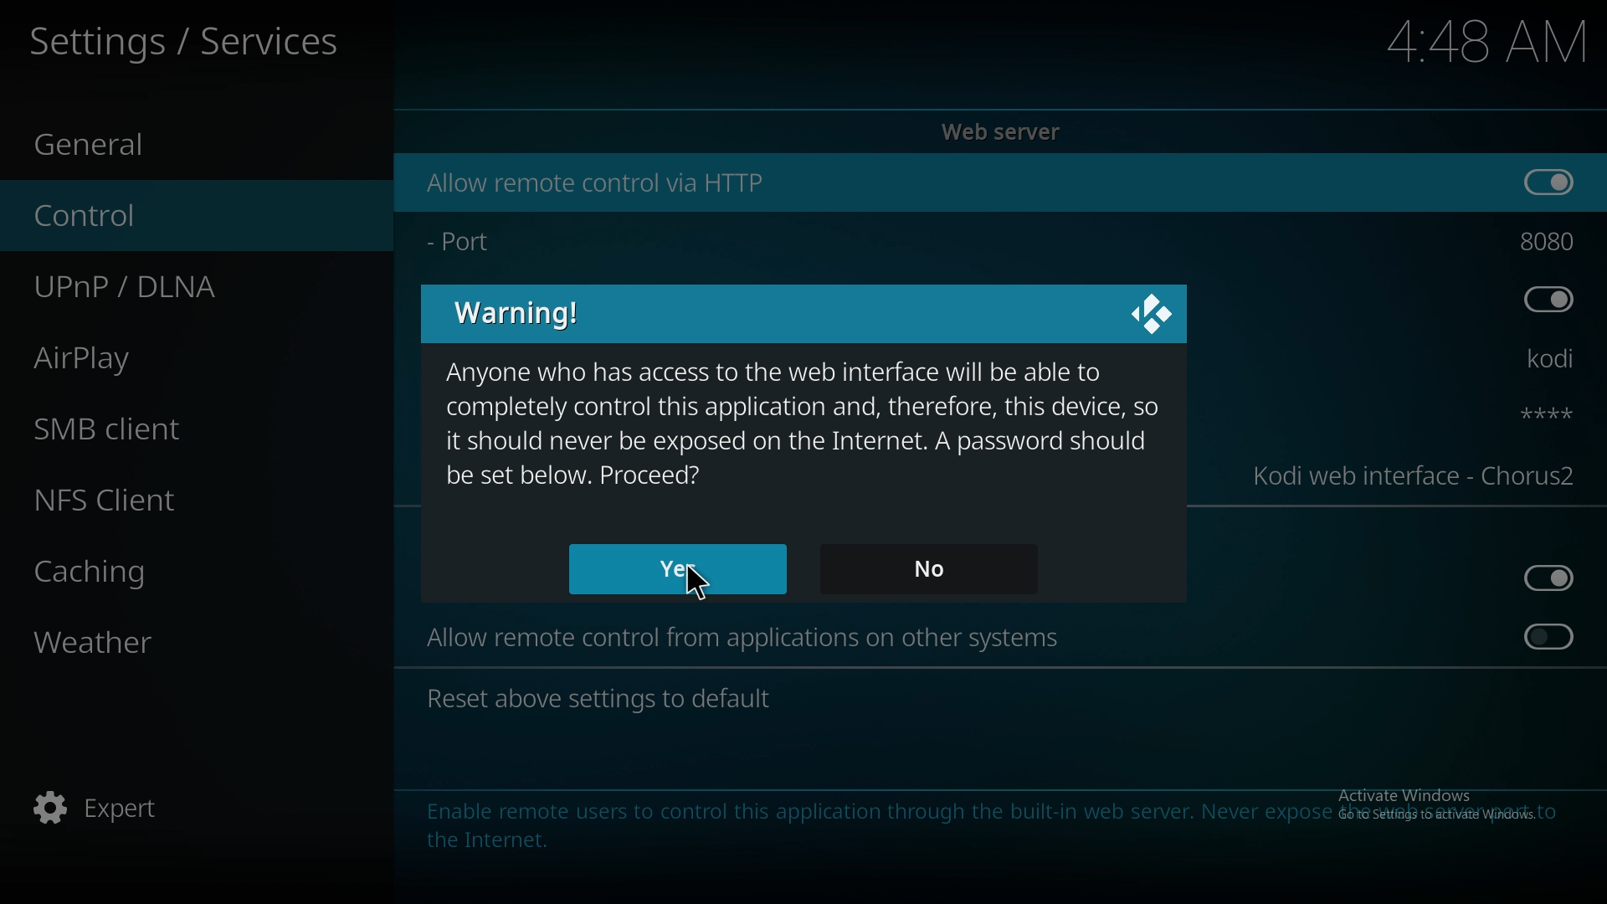 Image resolution: width=1607 pixels, height=904 pixels. I want to click on port, so click(1555, 241).